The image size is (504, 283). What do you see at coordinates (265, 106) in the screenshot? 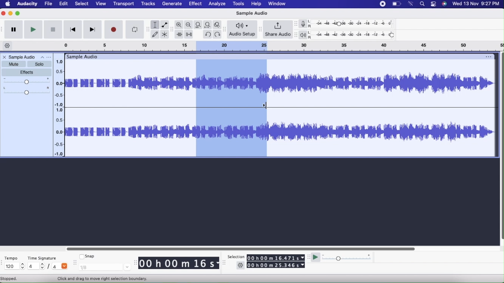
I see `cursor` at bounding box center [265, 106].